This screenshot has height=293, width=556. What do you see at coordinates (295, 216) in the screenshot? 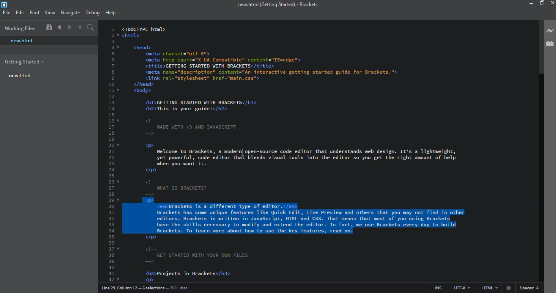
I see `split selection into line` at bounding box center [295, 216].